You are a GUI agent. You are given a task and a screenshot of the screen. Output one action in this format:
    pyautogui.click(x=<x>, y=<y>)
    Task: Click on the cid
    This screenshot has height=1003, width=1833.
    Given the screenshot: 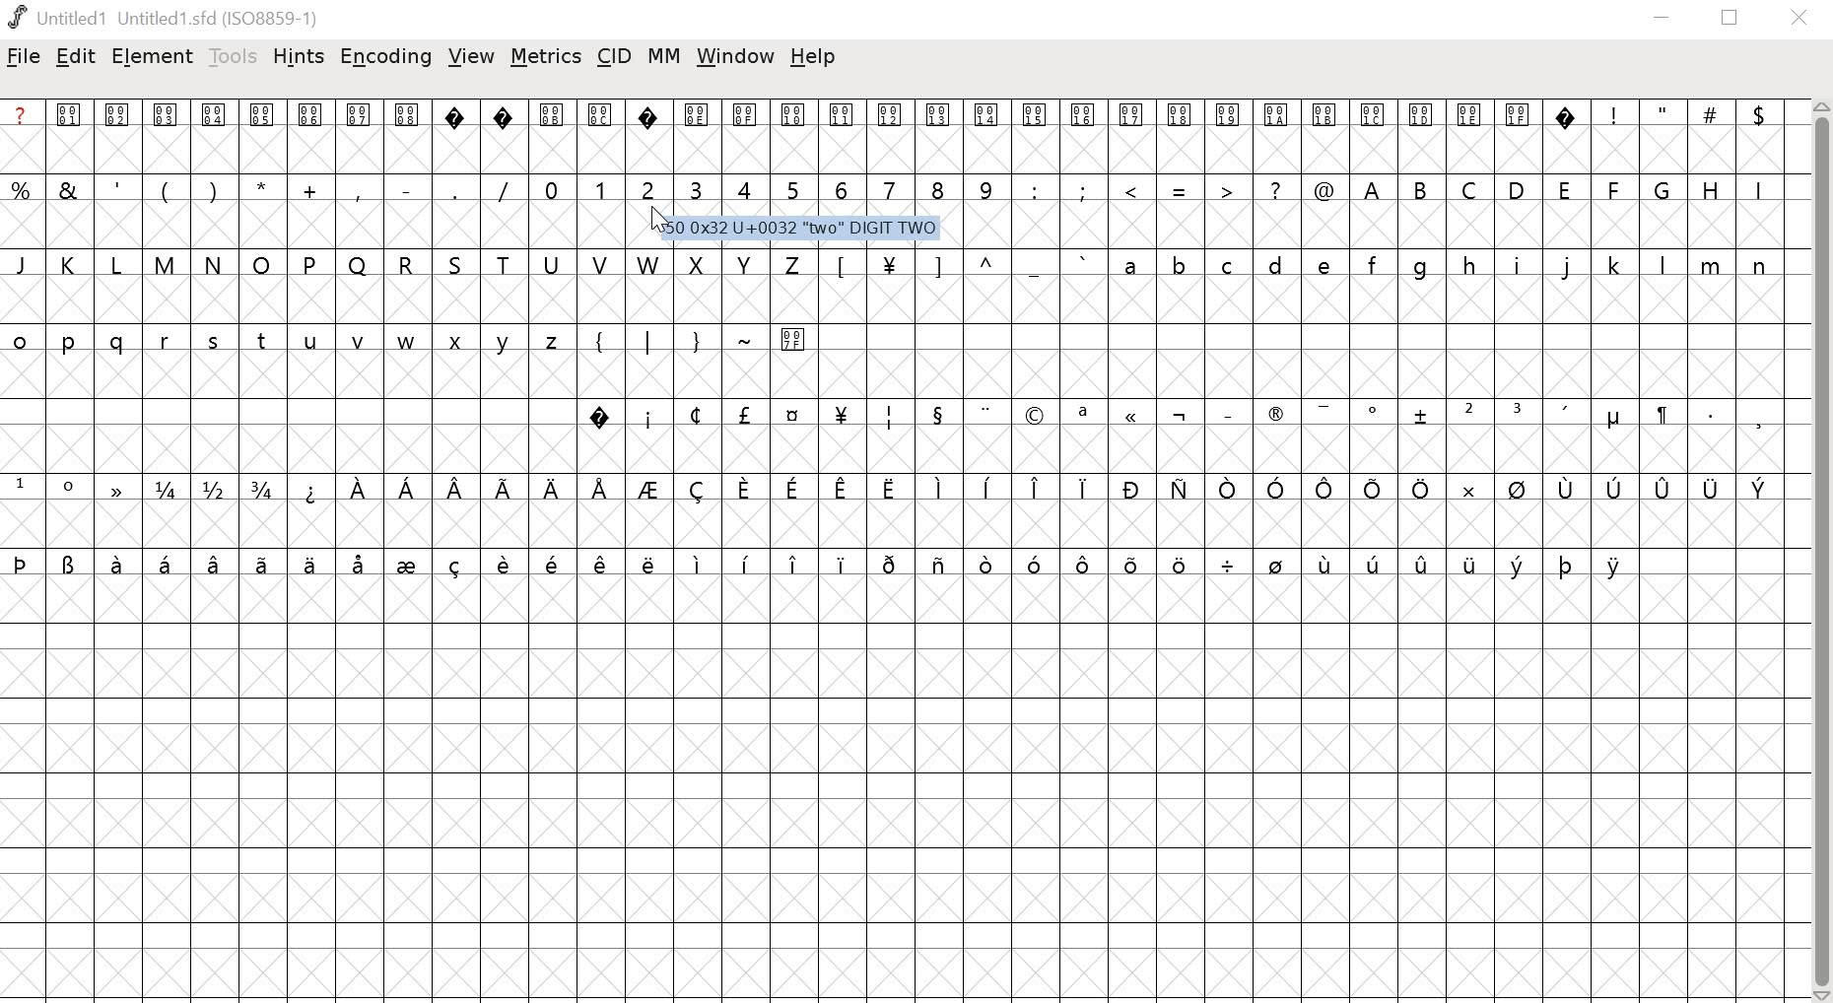 What is the action you would take?
    pyautogui.click(x=613, y=55)
    